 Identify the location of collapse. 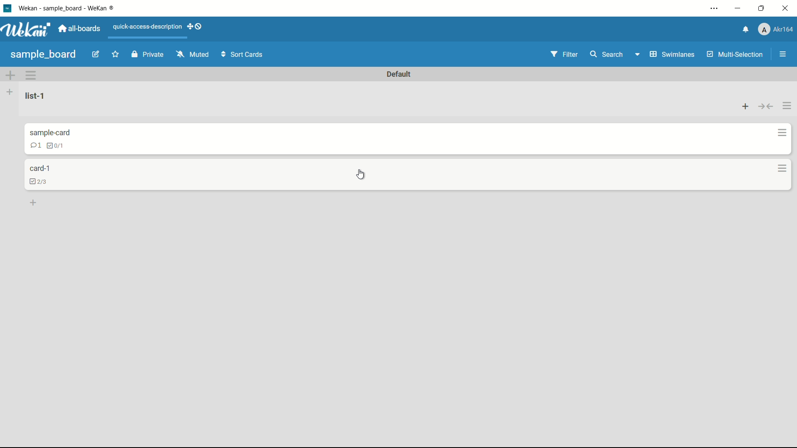
(765, 106).